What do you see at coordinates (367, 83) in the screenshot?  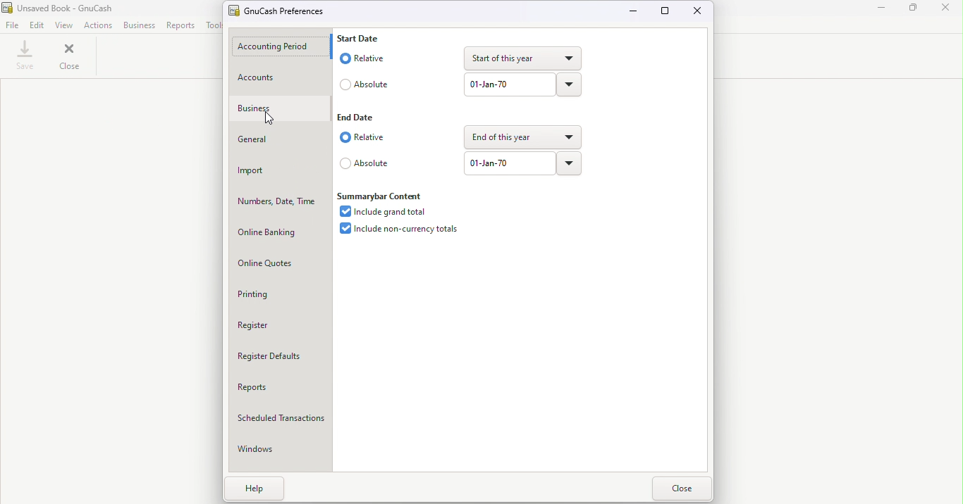 I see `Absolute` at bounding box center [367, 83].